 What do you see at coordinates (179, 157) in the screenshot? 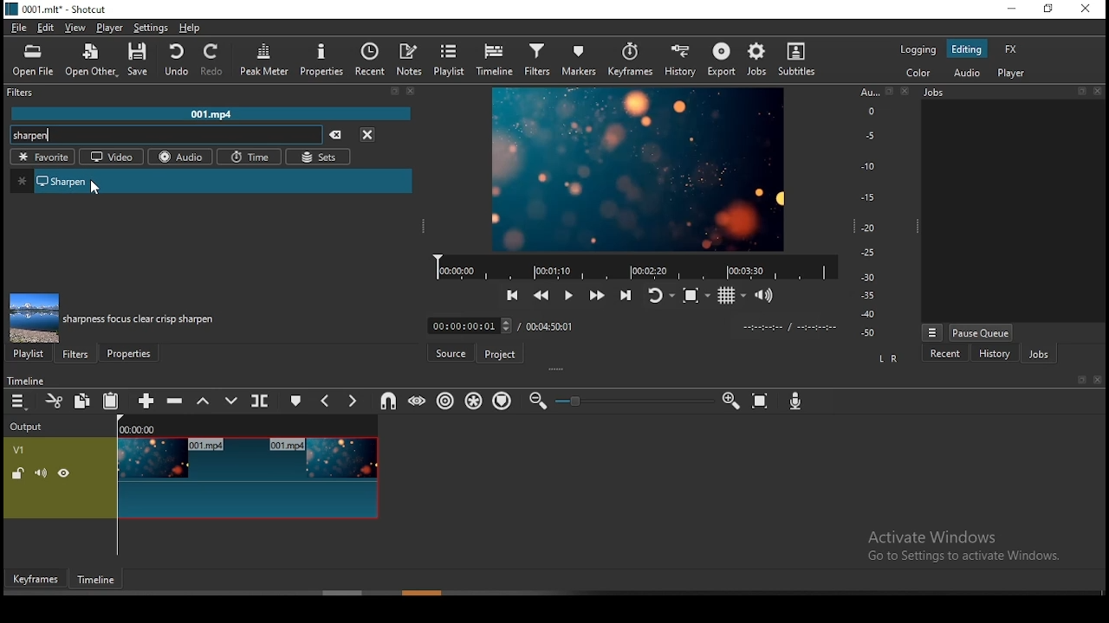
I see `audio` at bounding box center [179, 157].